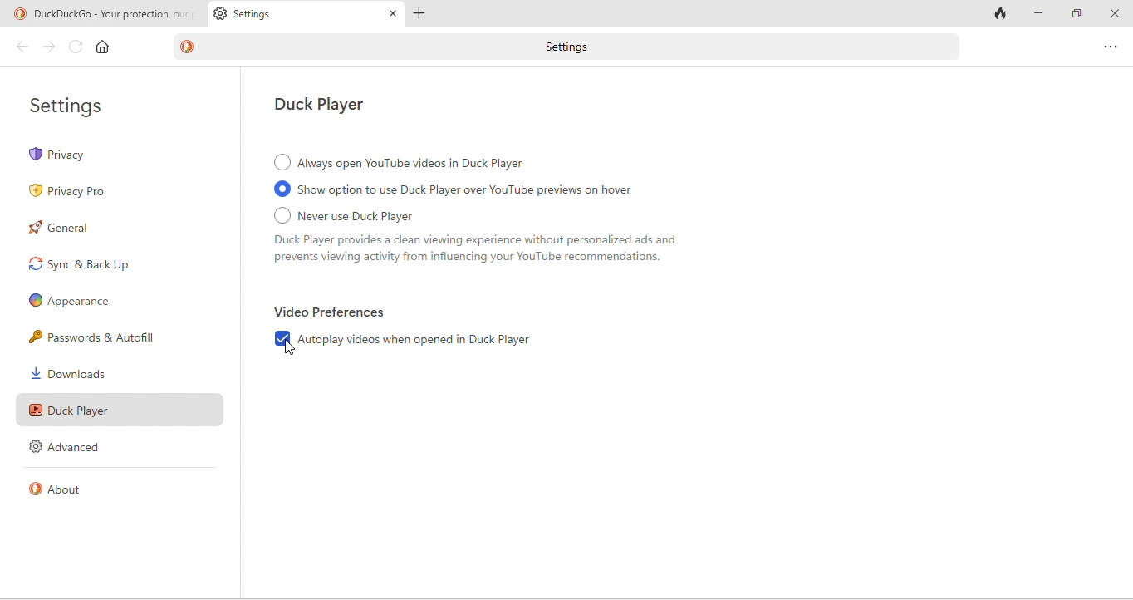 The width and height of the screenshot is (1133, 600). I want to click on appearance, so click(71, 301).